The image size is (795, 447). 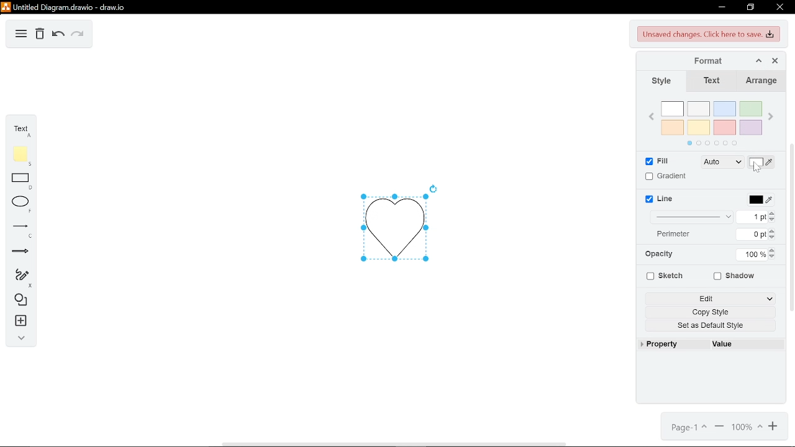 I want to click on line, so click(x=661, y=200).